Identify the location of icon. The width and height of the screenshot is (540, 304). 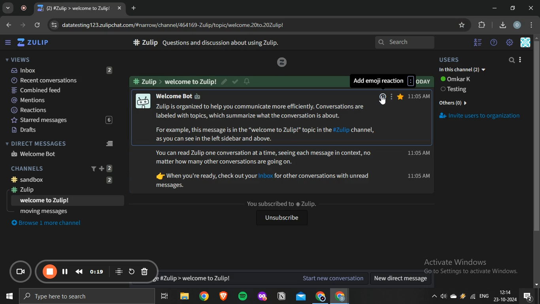
(22, 272).